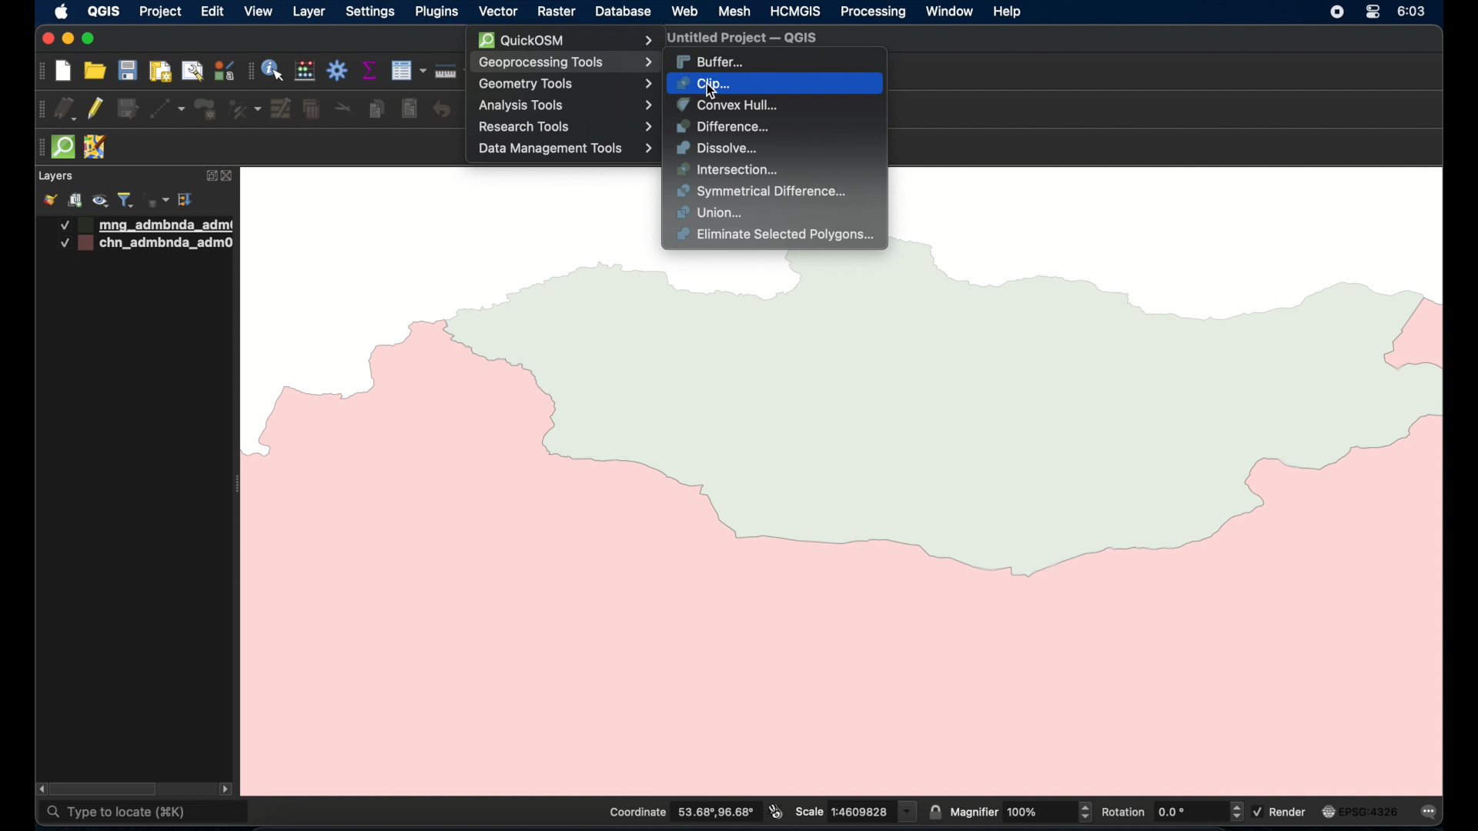  What do you see at coordinates (935, 810) in the screenshot?
I see `lock scale` at bounding box center [935, 810].